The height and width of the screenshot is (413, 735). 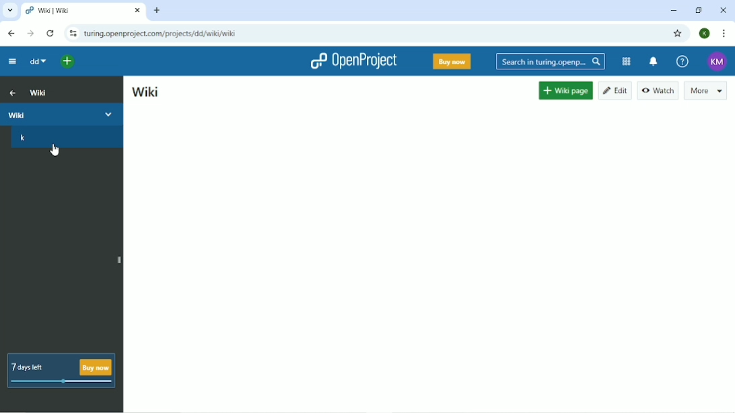 I want to click on Wiki page, so click(x=563, y=90).